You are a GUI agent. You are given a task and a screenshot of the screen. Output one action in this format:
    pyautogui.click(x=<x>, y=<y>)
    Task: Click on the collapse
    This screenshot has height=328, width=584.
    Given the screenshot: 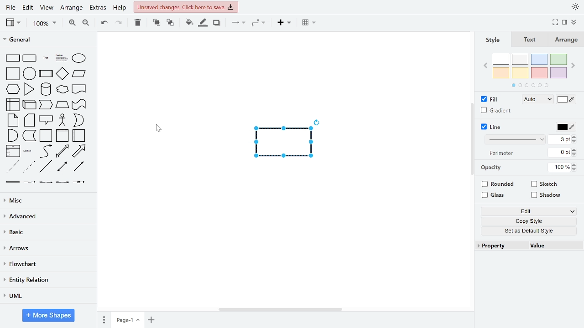 What is the action you would take?
    pyautogui.click(x=574, y=23)
    